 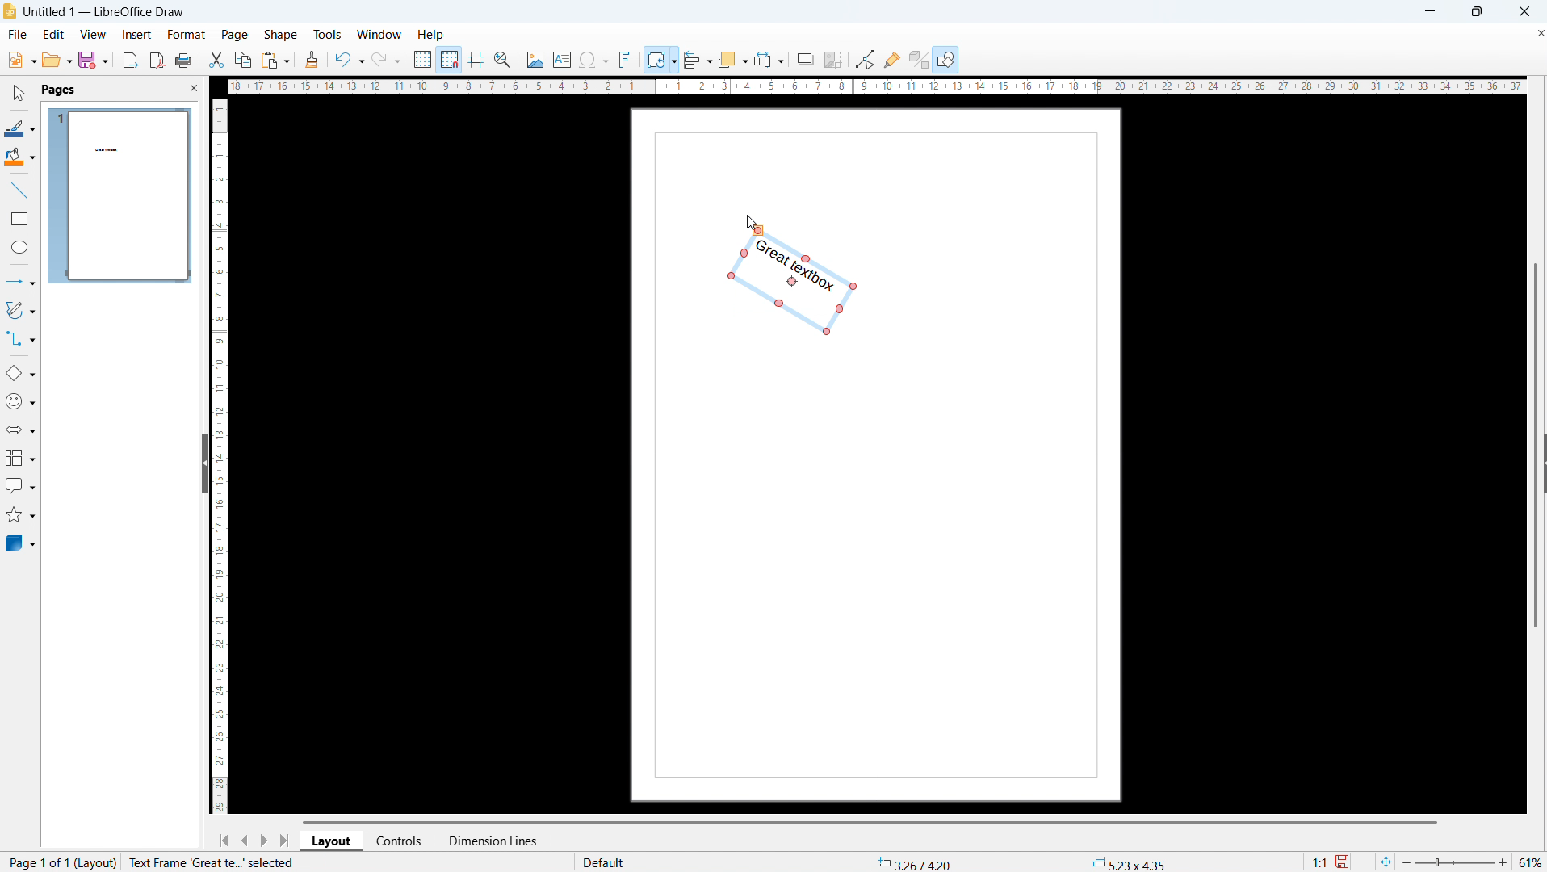 What do you see at coordinates (333, 841) in the screenshot?
I see `layout` at bounding box center [333, 841].